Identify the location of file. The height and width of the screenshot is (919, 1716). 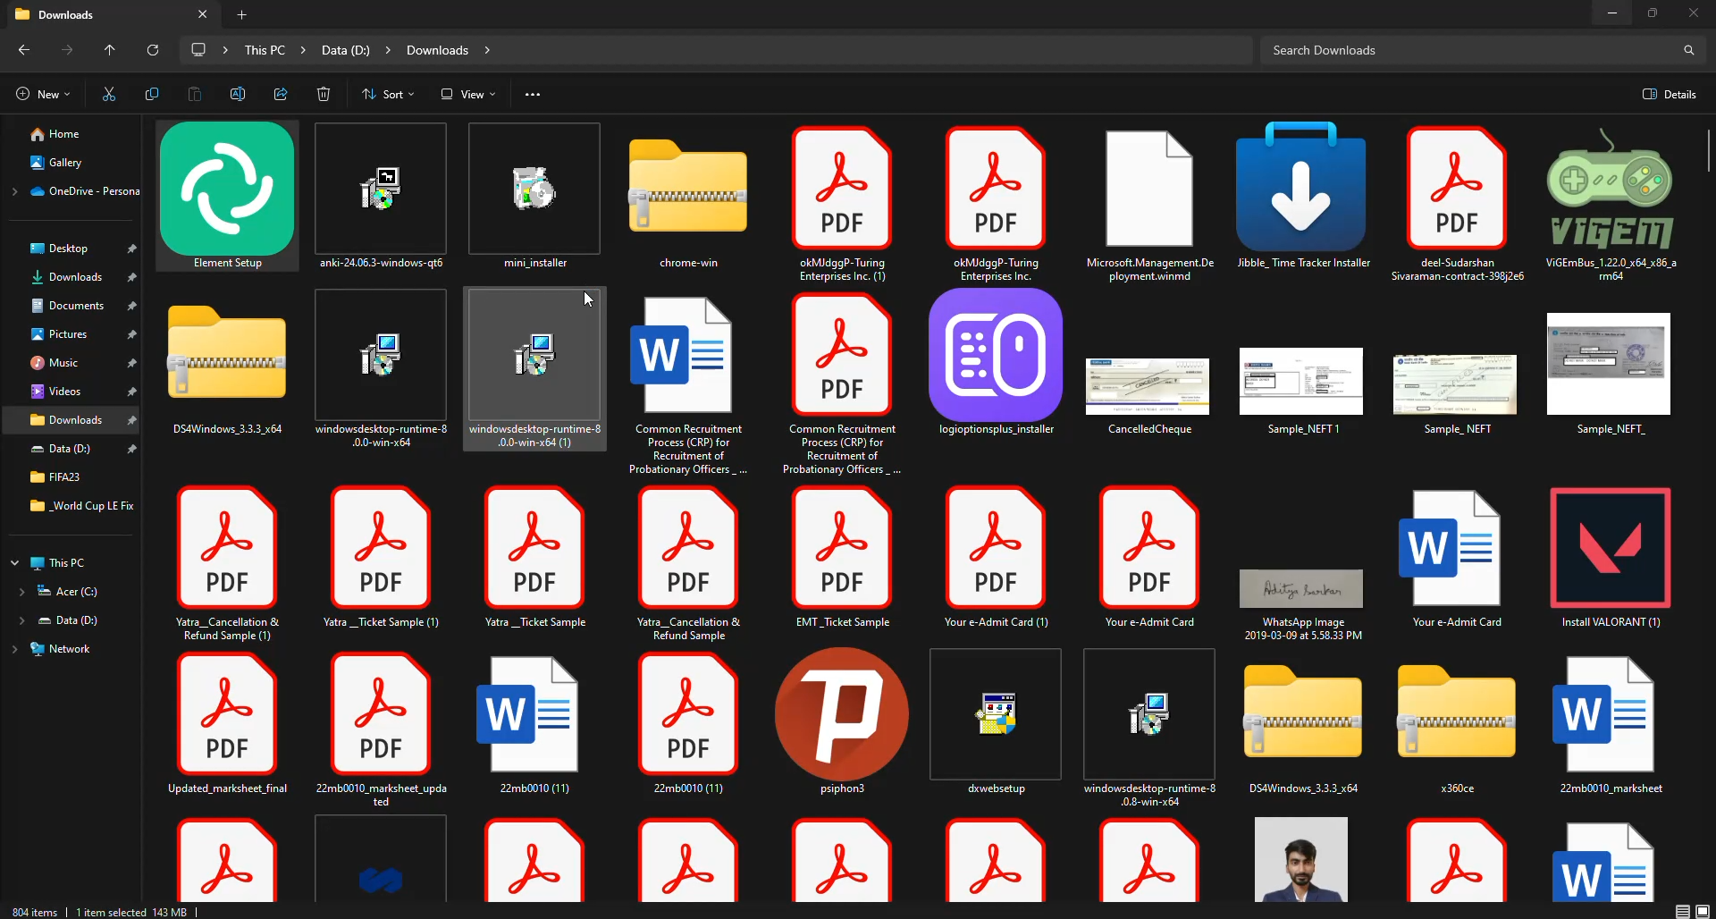
(1157, 398).